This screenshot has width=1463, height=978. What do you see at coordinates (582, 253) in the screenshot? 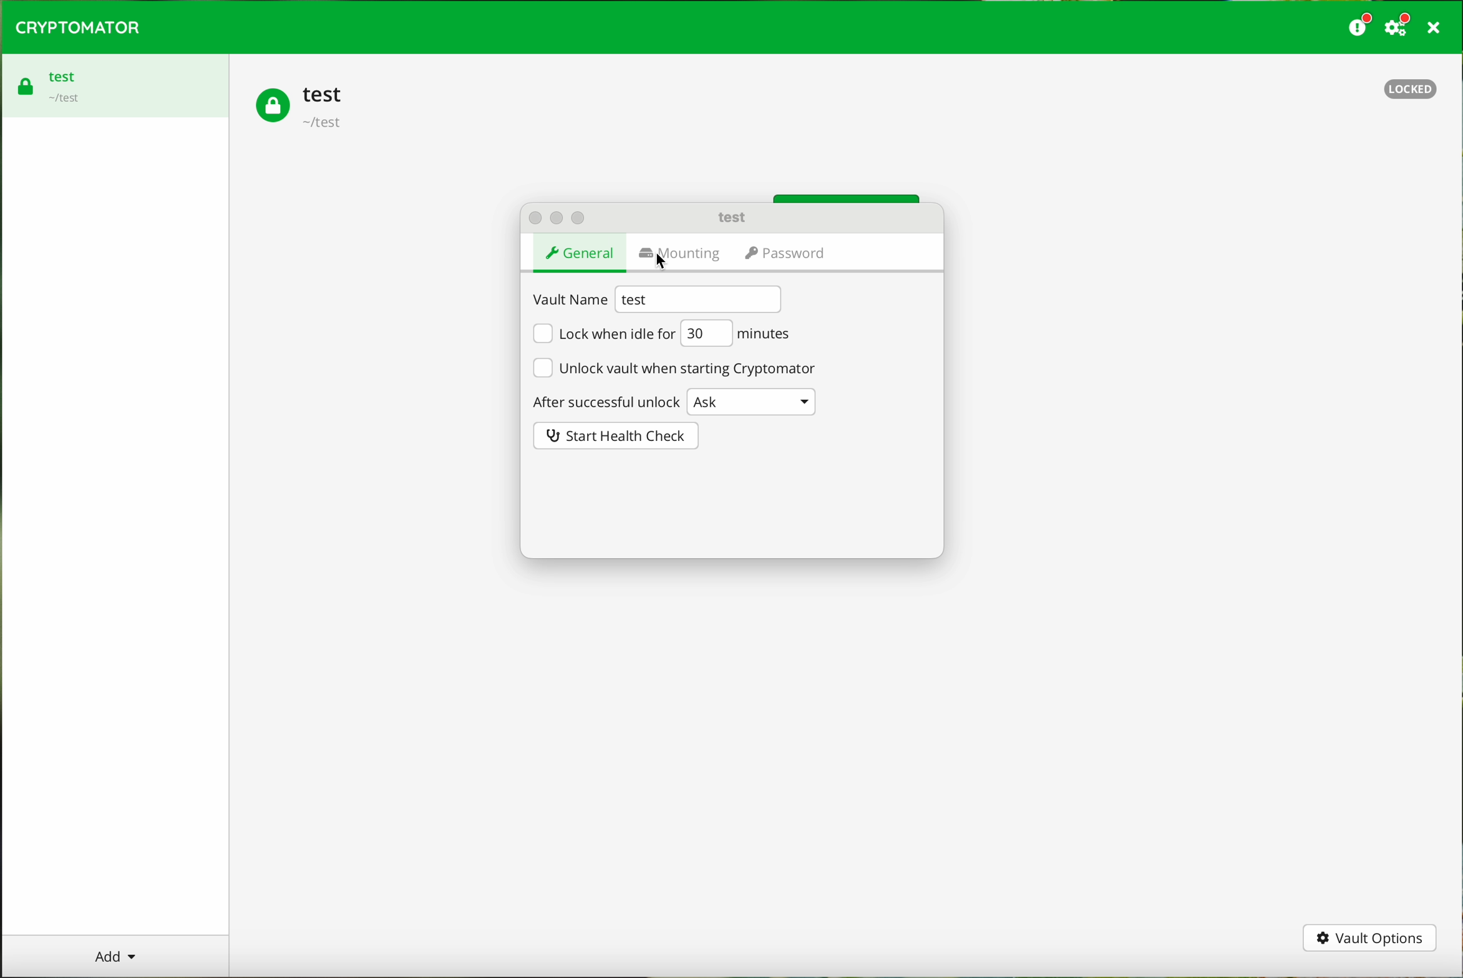
I see `general` at bounding box center [582, 253].